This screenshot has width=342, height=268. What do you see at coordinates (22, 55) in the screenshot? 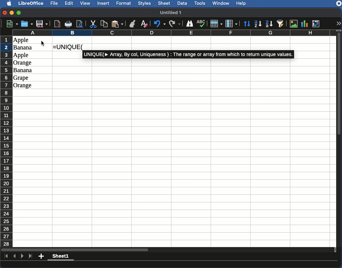
I see `Apple` at bounding box center [22, 55].